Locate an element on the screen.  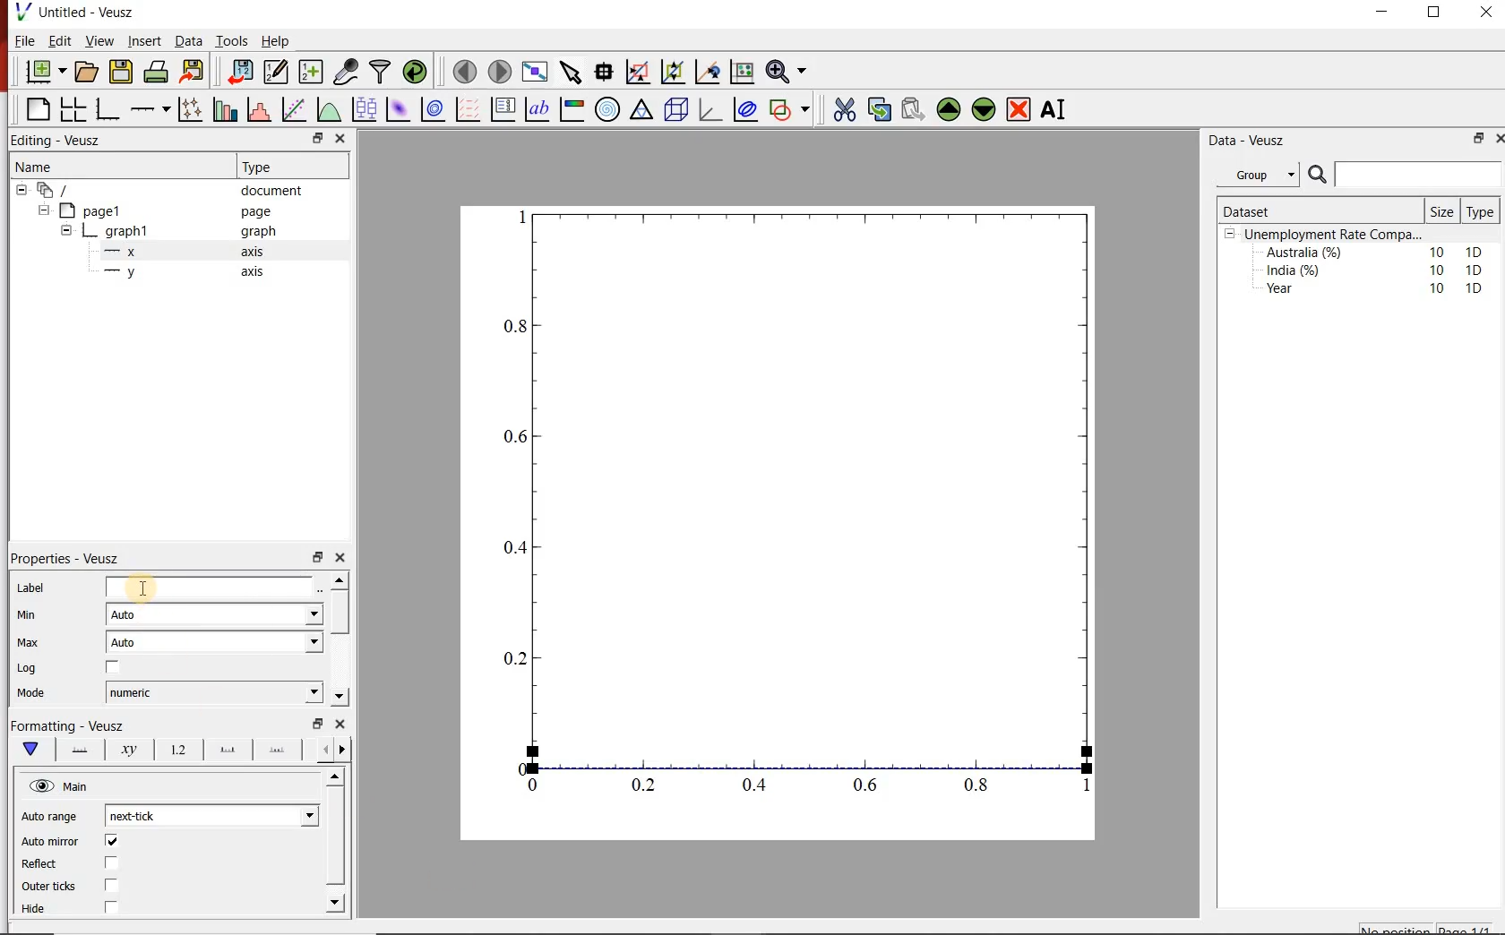
add a shapes is located at coordinates (789, 109).